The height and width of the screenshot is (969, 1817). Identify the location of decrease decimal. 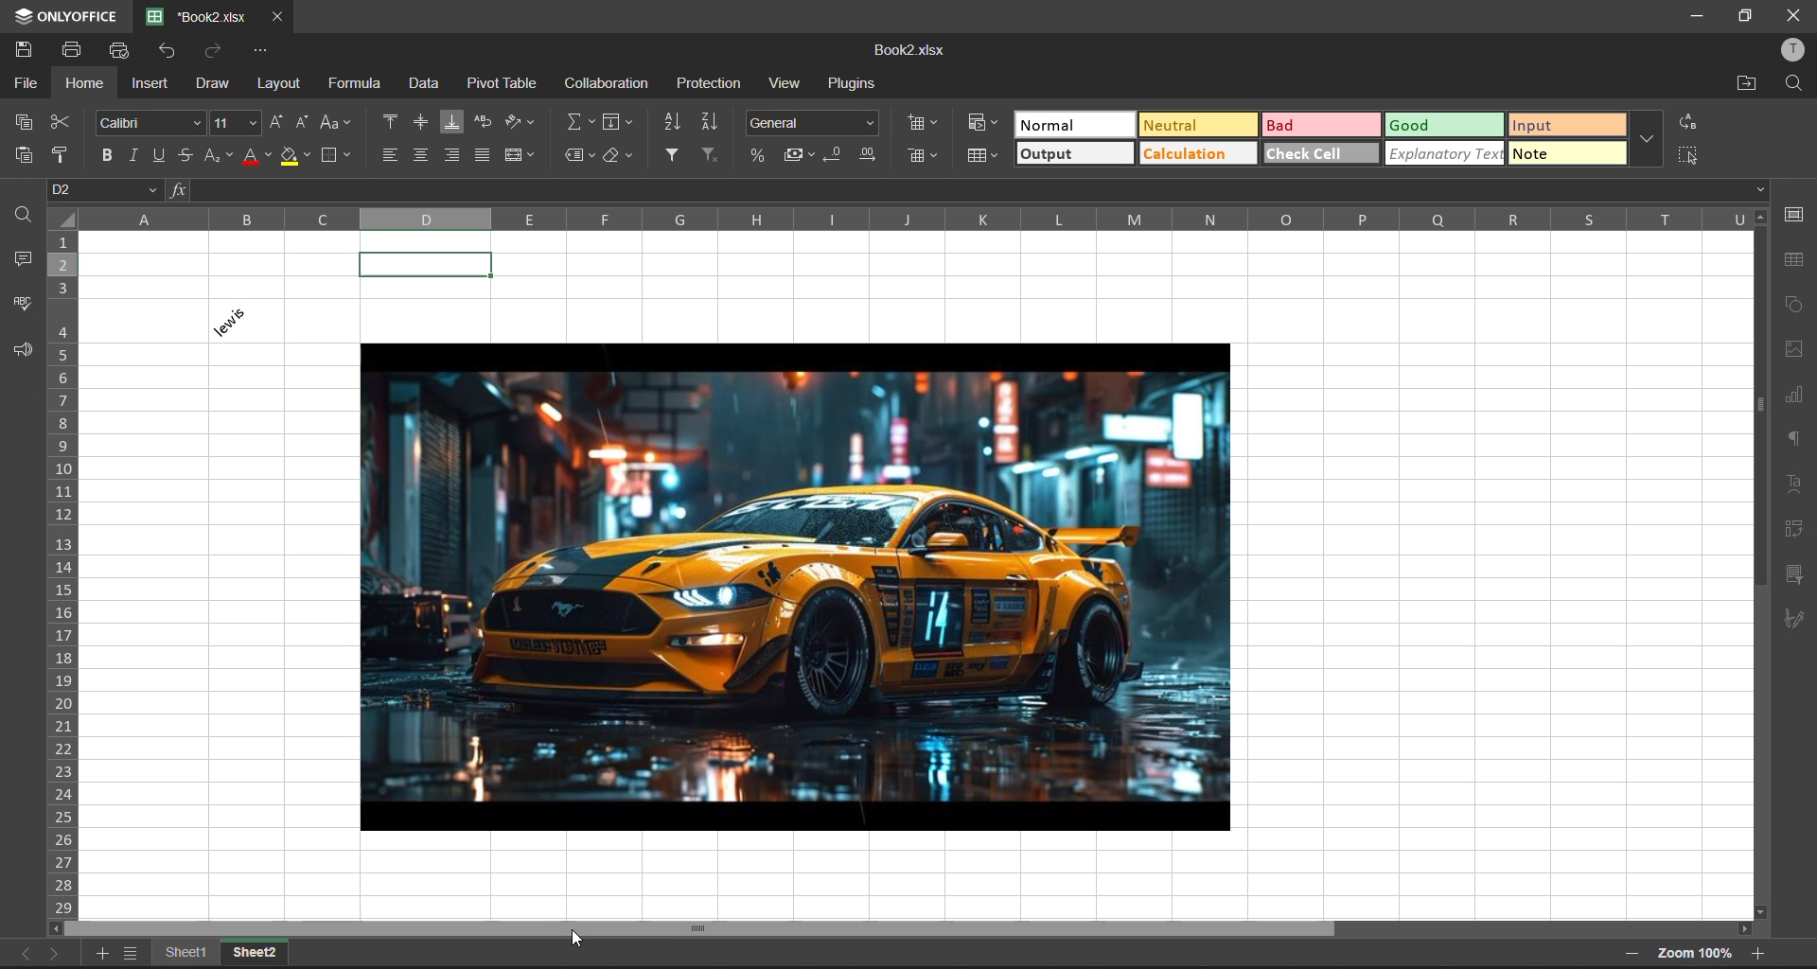
(834, 156).